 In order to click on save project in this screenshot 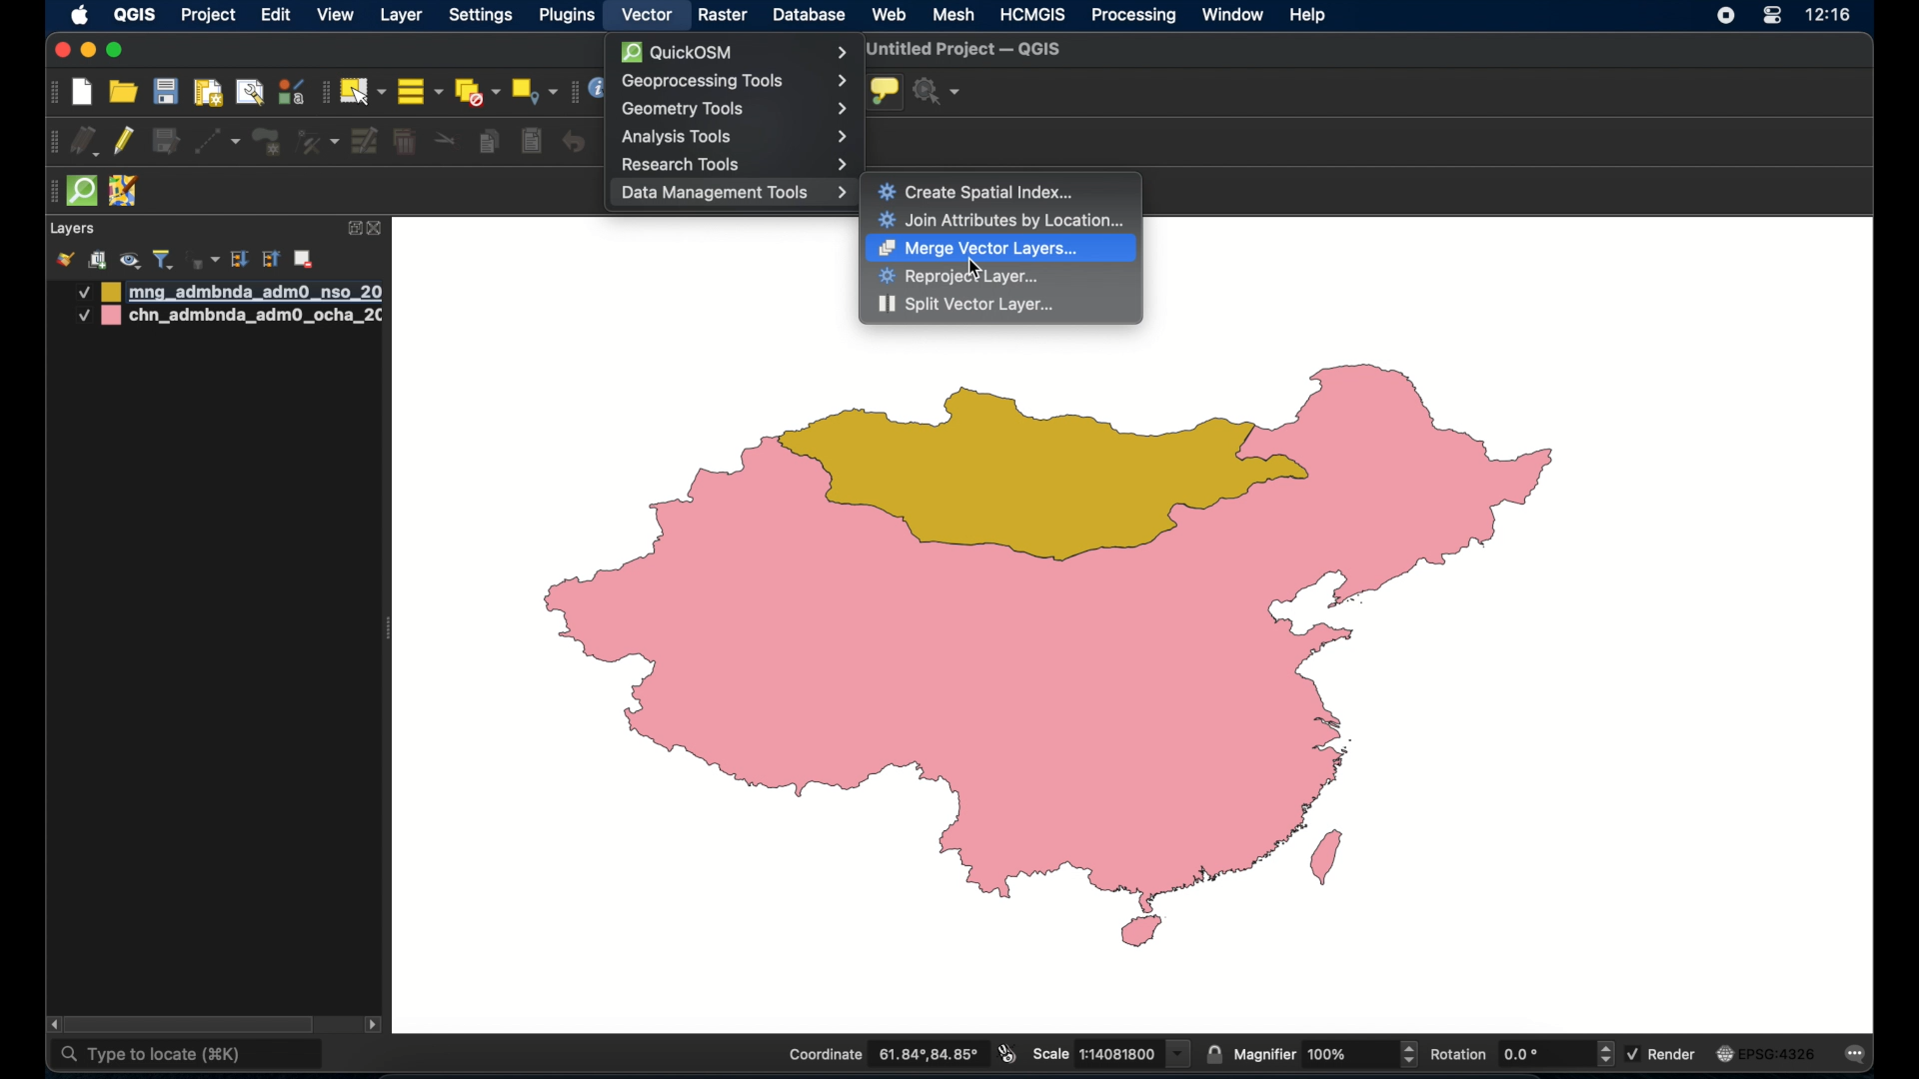, I will do `click(165, 93)`.